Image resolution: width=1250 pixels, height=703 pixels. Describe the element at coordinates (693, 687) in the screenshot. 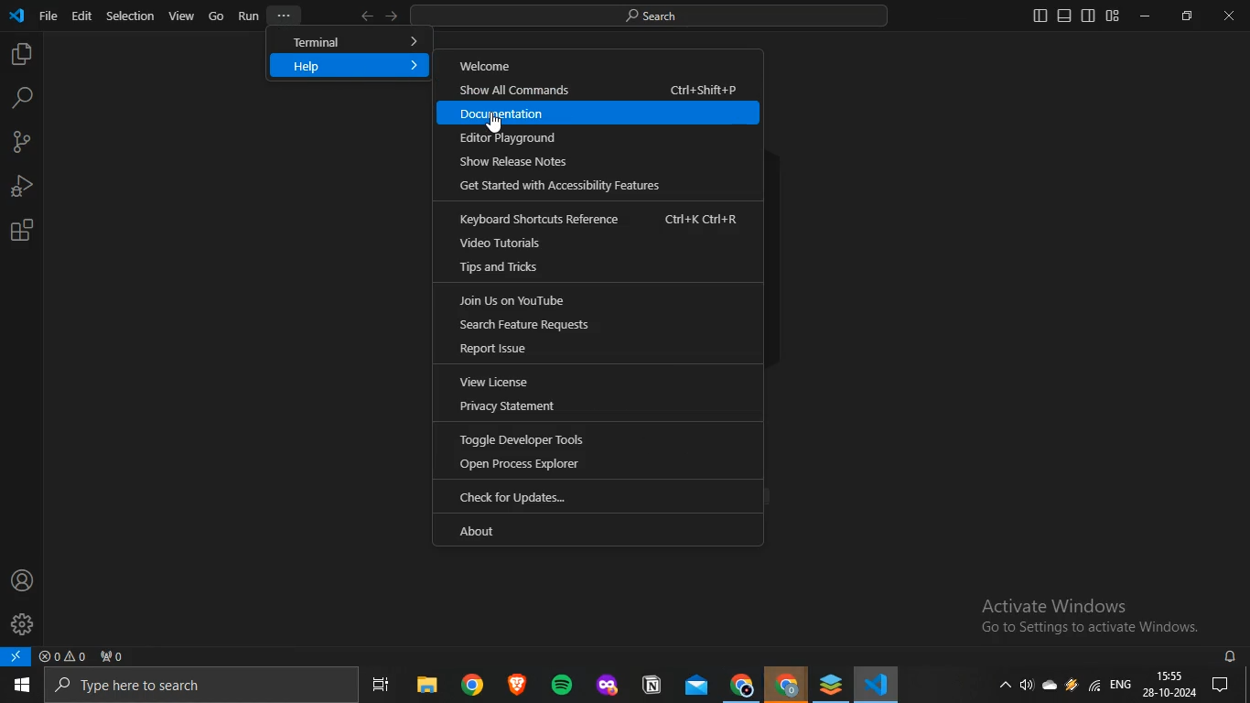

I see `outlook` at that location.